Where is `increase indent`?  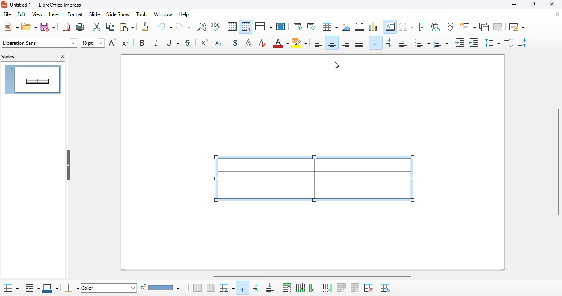
increase indent is located at coordinates (460, 42).